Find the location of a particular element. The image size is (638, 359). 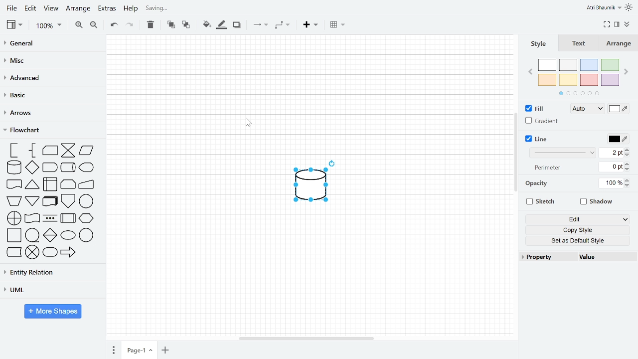

cursor is located at coordinates (250, 122).